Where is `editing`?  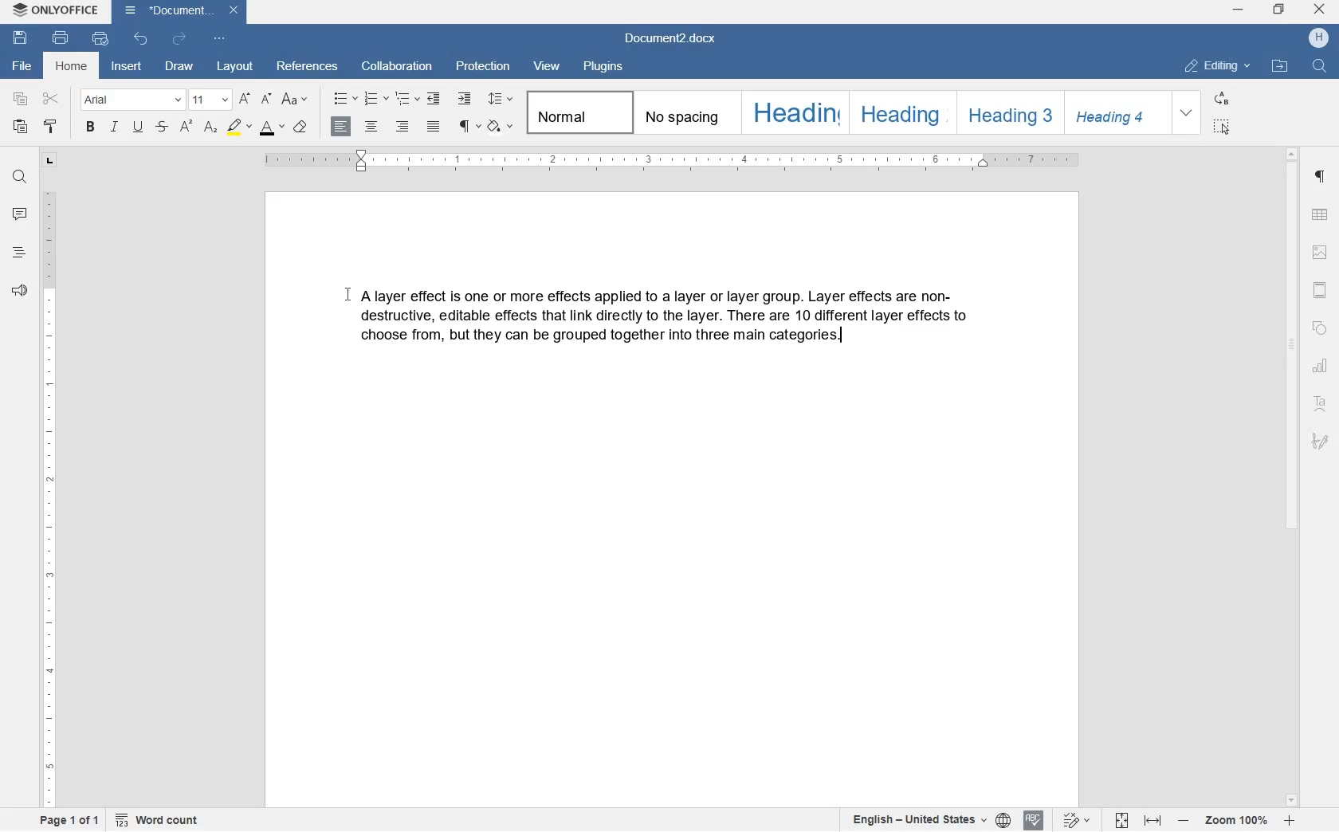
editing is located at coordinates (1219, 68).